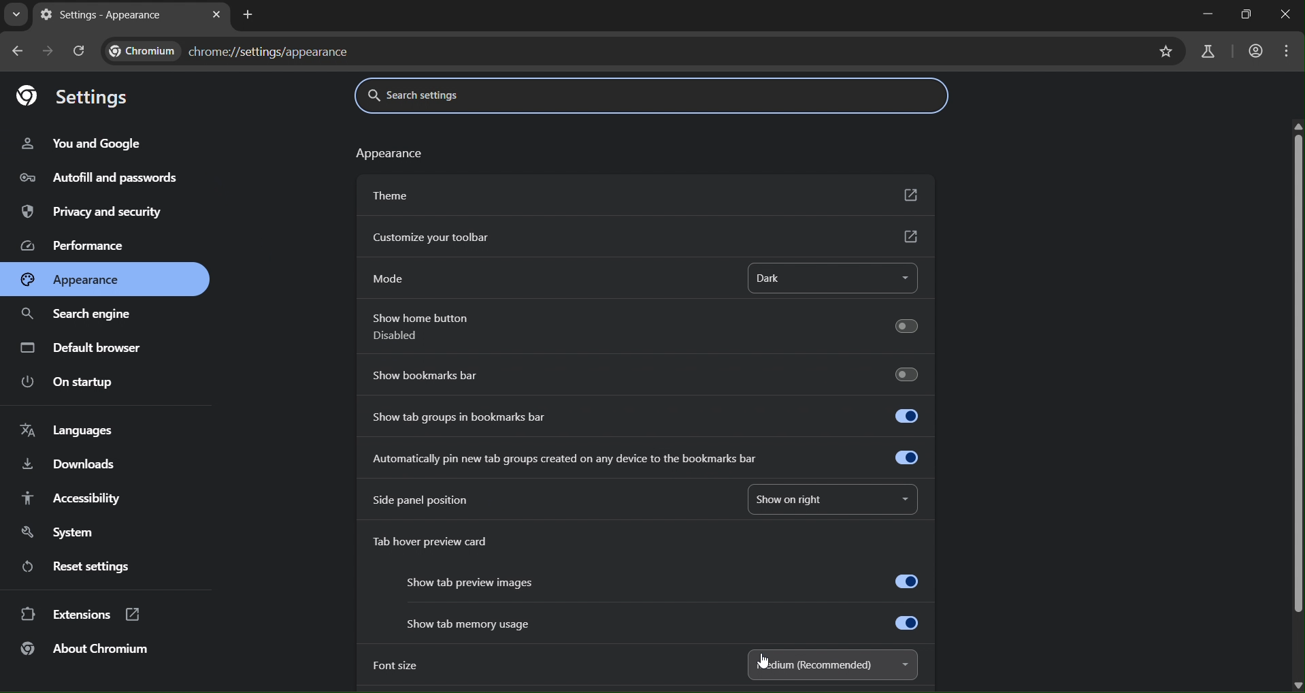  I want to click on on startup, so click(76, 383).